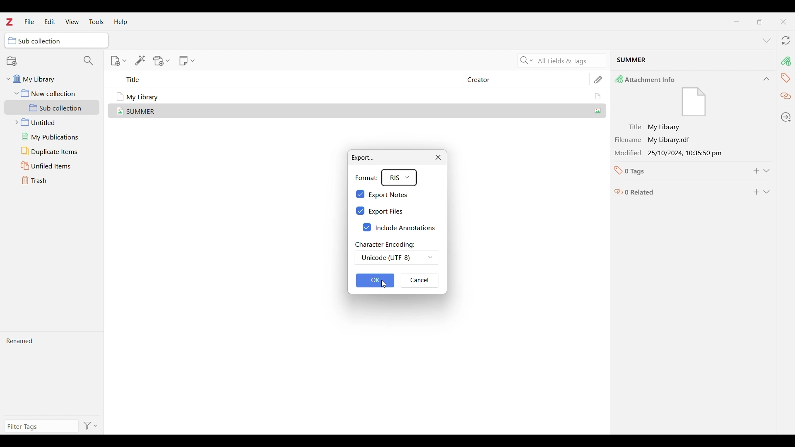 This screenshot has width=795, height=447. I want to click on Export notes , so click(404, 195).